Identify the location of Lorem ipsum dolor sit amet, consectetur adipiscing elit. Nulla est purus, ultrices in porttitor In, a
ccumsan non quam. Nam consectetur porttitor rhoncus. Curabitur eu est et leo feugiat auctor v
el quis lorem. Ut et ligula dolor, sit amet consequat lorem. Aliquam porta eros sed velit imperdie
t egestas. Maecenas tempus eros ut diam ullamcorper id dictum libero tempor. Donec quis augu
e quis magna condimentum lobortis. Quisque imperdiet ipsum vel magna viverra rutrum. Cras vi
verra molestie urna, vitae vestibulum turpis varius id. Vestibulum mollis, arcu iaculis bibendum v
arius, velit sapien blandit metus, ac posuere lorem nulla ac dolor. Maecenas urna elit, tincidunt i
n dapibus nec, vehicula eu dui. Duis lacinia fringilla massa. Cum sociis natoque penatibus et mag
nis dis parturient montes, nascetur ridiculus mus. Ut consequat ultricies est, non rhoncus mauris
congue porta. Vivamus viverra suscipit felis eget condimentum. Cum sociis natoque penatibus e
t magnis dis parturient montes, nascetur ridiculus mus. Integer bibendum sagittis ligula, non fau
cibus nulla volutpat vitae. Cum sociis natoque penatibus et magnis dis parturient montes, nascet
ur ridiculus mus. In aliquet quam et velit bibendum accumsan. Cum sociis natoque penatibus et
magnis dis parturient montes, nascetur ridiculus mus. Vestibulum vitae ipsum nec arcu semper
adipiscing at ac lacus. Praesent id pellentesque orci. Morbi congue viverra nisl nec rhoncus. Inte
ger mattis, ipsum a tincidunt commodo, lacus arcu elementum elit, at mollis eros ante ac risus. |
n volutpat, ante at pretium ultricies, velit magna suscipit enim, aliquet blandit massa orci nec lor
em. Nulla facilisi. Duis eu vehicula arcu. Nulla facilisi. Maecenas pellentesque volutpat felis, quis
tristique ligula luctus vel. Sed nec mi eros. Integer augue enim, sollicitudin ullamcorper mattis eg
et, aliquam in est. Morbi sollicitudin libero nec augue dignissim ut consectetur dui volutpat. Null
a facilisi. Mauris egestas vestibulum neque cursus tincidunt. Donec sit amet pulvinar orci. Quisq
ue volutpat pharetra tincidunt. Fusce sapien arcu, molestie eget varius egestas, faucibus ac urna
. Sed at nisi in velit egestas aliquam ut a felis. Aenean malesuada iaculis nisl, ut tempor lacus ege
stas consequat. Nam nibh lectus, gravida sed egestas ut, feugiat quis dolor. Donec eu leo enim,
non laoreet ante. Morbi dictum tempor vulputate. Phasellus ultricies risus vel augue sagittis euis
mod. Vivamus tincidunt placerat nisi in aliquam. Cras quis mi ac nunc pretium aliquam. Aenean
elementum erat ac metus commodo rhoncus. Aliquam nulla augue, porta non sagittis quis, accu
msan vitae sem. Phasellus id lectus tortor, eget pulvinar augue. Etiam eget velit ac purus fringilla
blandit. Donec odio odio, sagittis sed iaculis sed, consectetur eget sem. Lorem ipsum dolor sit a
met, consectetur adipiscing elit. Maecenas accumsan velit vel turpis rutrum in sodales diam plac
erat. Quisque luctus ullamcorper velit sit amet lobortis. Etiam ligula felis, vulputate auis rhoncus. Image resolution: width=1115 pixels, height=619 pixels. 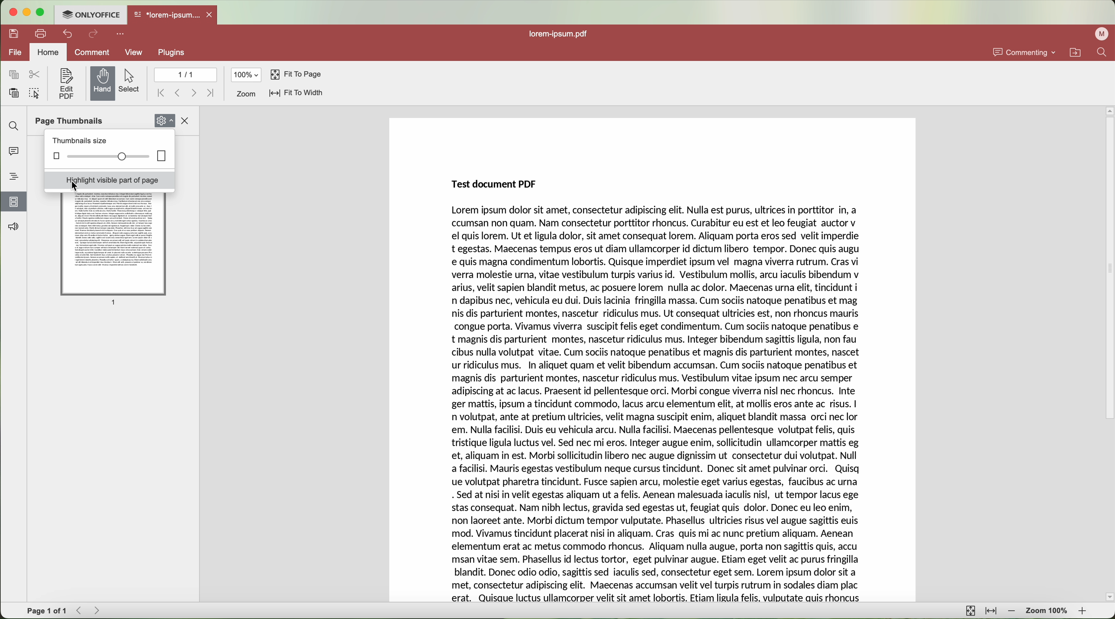
(655, 404).